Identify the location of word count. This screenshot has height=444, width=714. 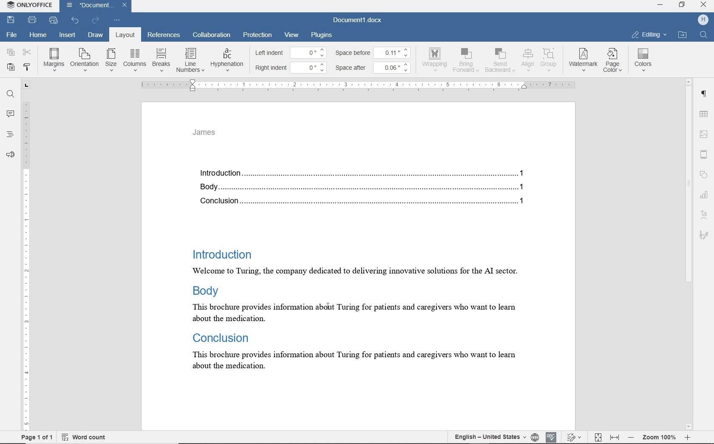
(84, 437).